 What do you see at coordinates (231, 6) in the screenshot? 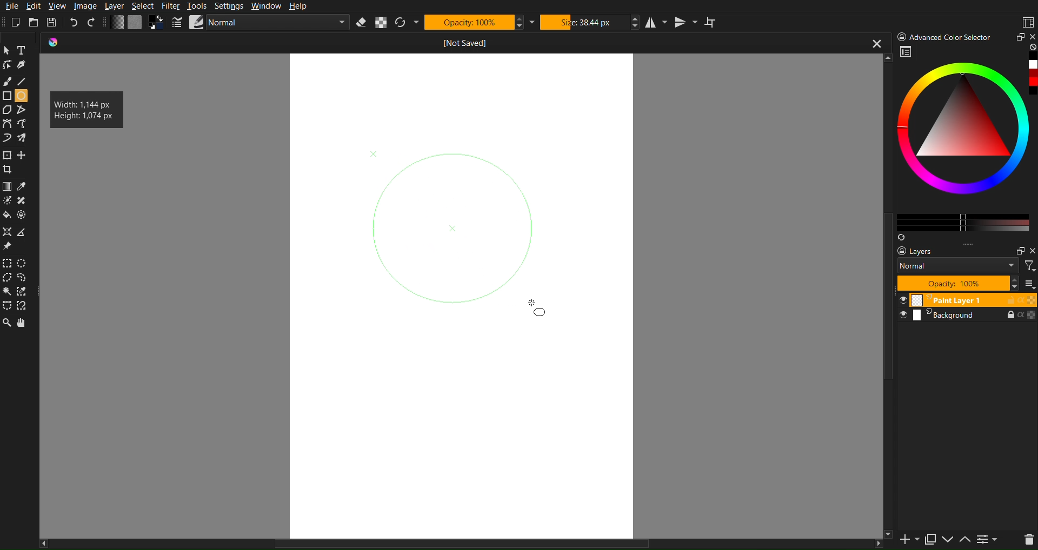
I see `Settings` at bounding box center [231, 6].